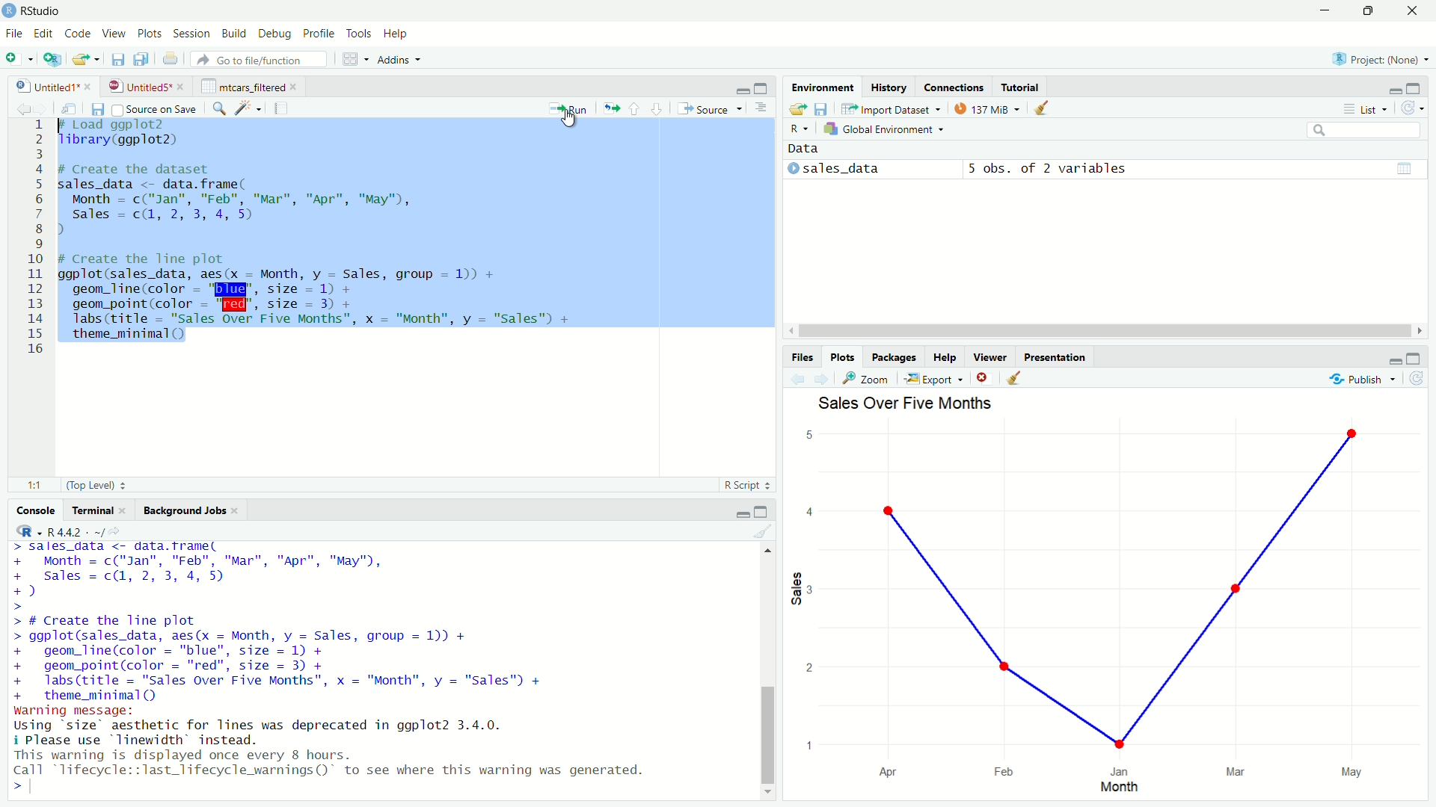 Image resolution: width=1436 pixels, height=807 pixels. Describe the element at coordinates (805, 358) in the screenshot. I see `files` at that location.